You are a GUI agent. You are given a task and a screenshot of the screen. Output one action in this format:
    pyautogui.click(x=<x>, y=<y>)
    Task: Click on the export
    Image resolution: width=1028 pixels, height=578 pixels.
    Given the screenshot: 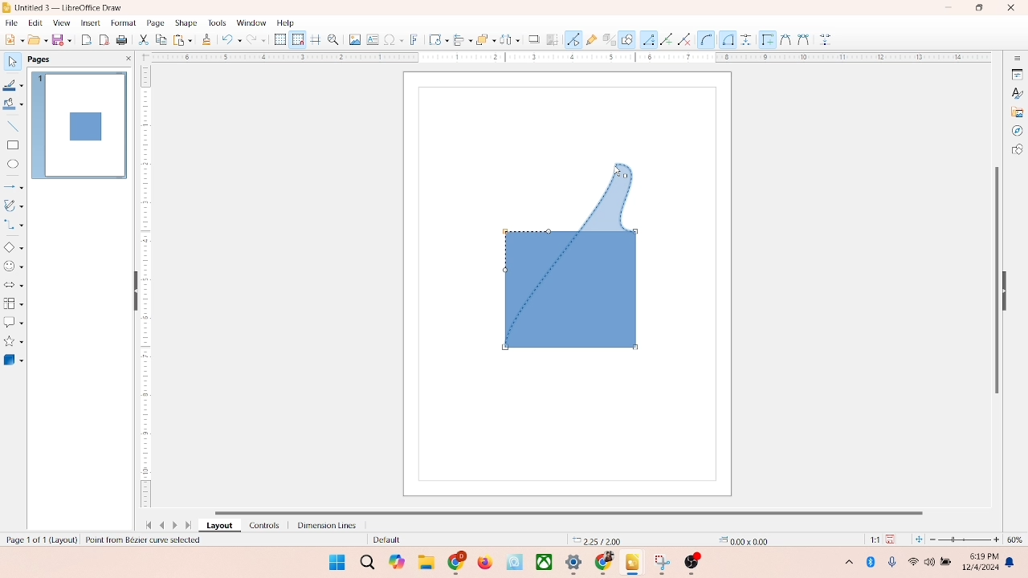 What is the action you would take?
    pyautogui.click(x=88, y=39)
    